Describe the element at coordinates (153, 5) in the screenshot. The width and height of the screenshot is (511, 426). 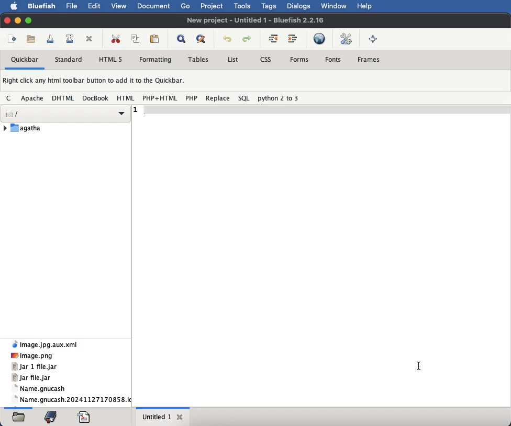
I see `document` at that location.